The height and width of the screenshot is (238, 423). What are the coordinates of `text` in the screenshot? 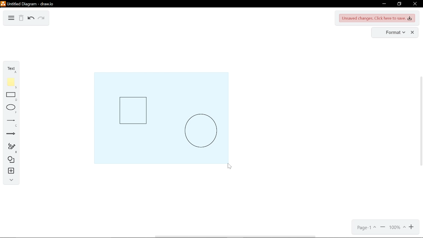 It's located at (11, 69).